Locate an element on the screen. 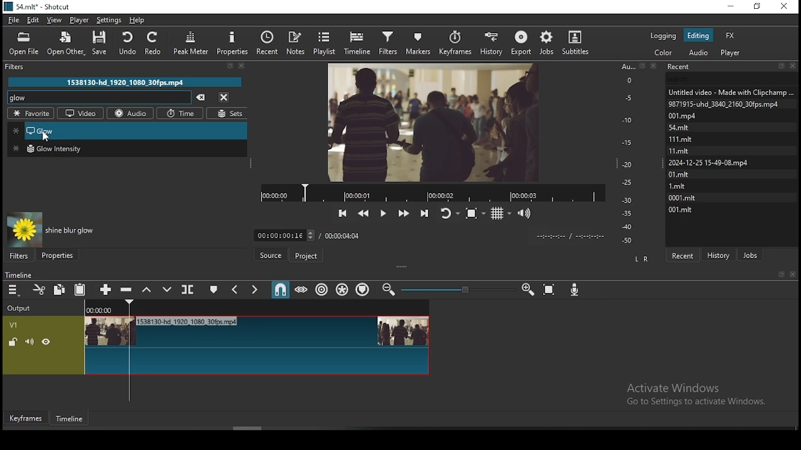 Image resolution: width=801 pixels, height=450 pixels. video preview is located at coordinates (432, 121).